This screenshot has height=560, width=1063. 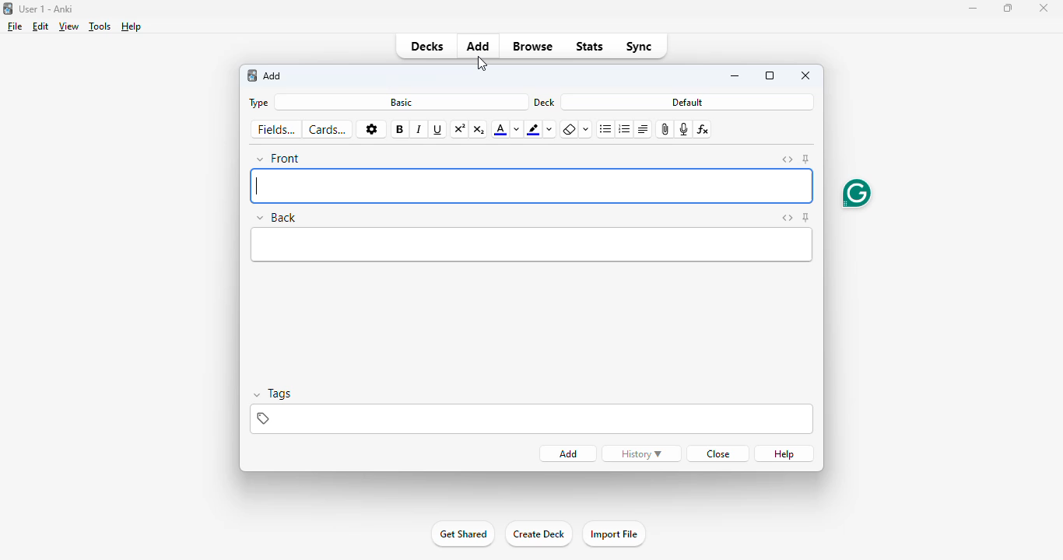 What do you see at coordinates (640, 46) in the screenshot?
I see `sync` at bounding box center [640, 46].